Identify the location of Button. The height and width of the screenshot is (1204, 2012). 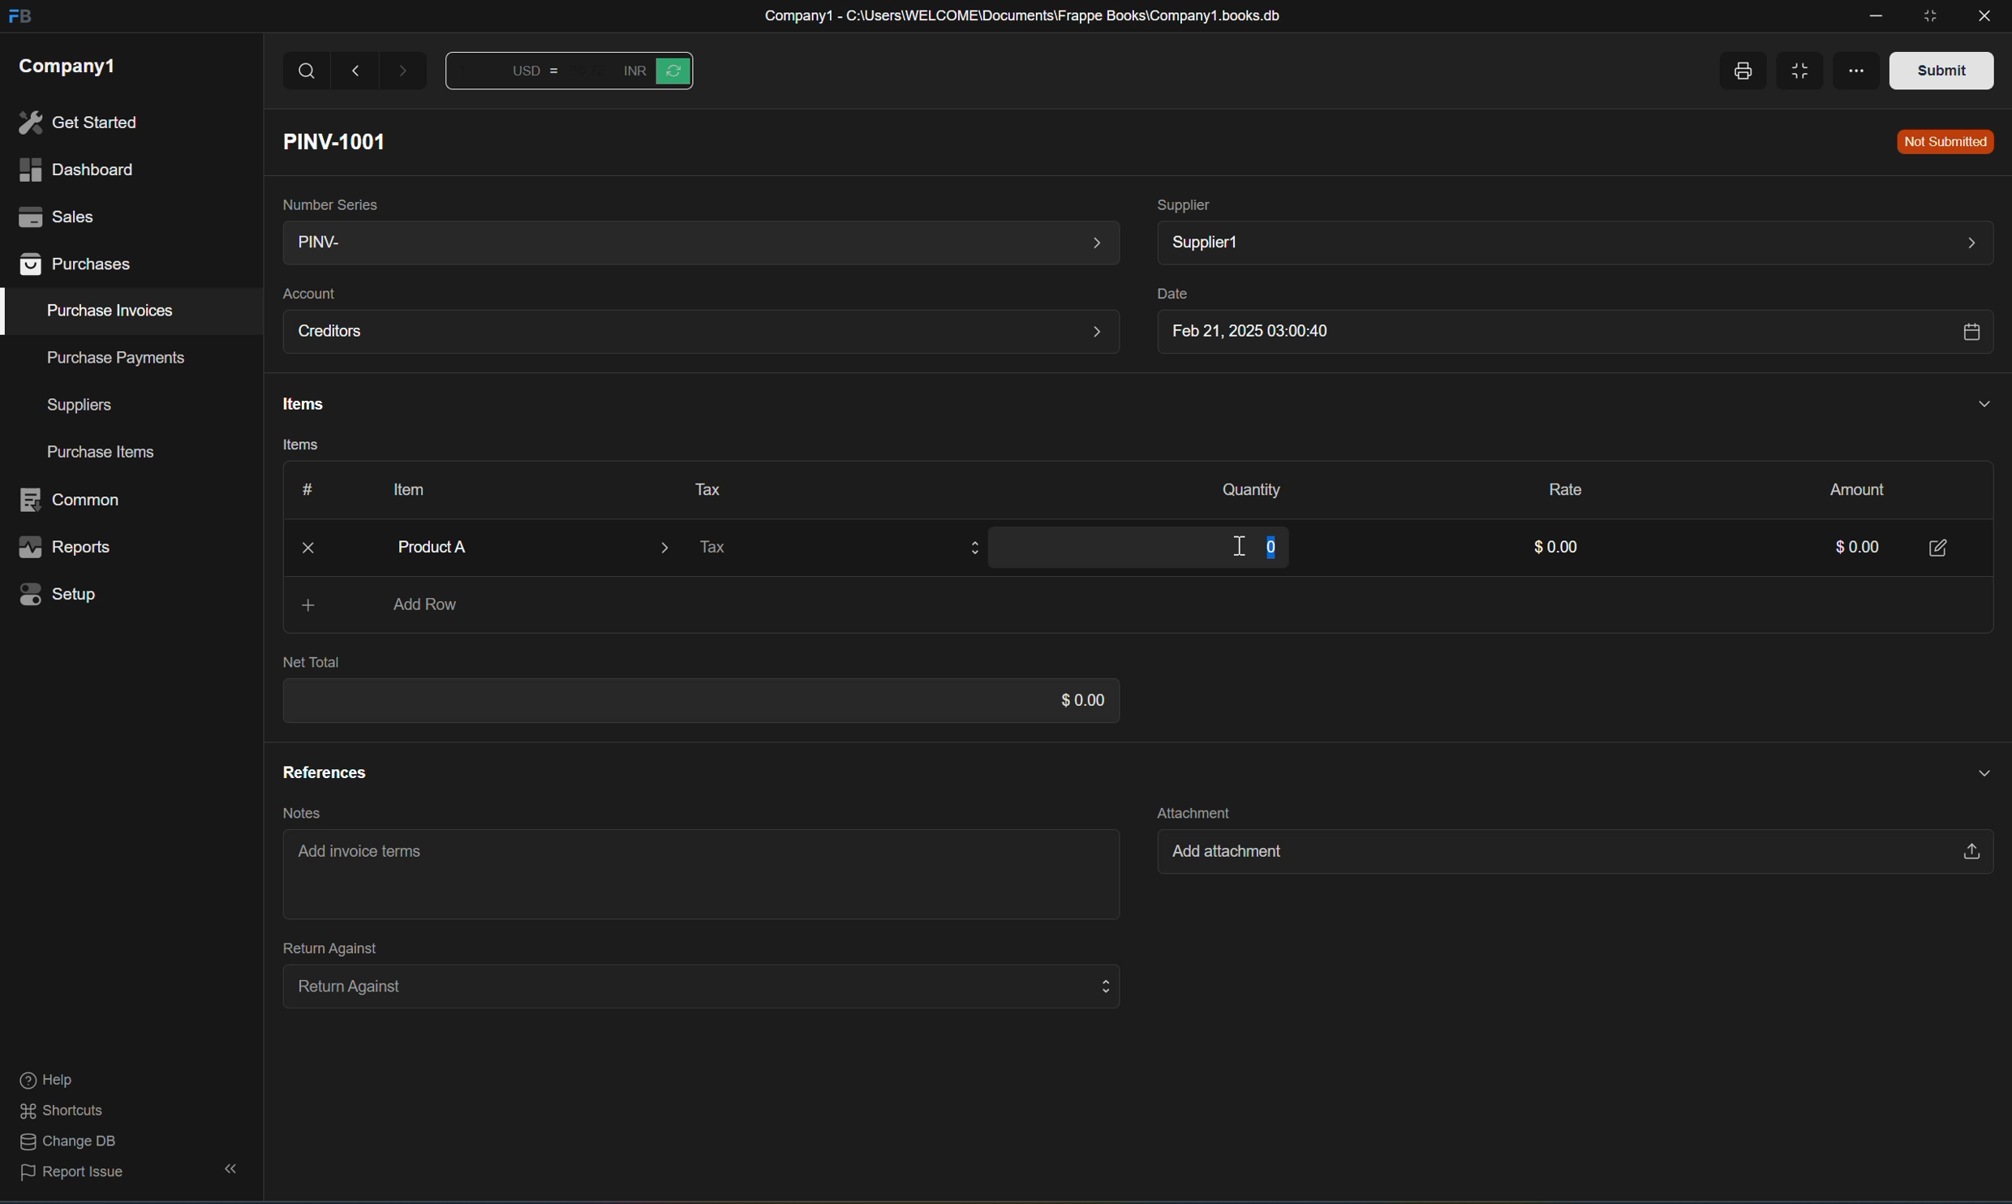
(654, 71).